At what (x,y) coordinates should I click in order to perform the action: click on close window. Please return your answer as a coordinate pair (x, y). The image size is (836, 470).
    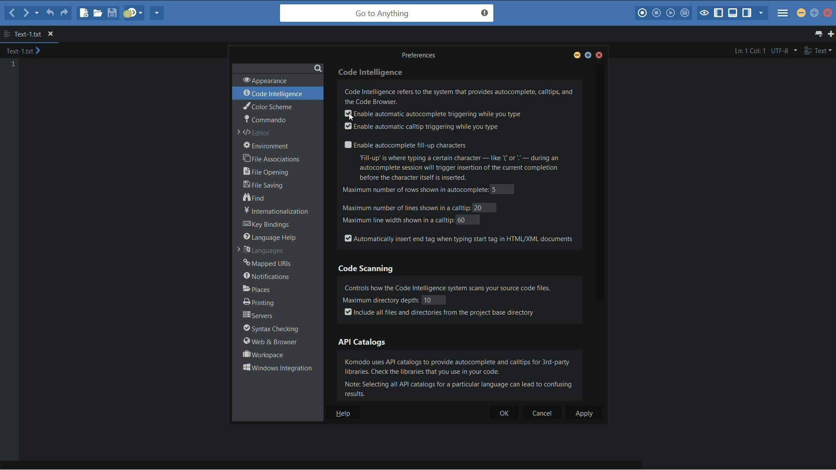
    Looking at the image, I should click on (600, 56).